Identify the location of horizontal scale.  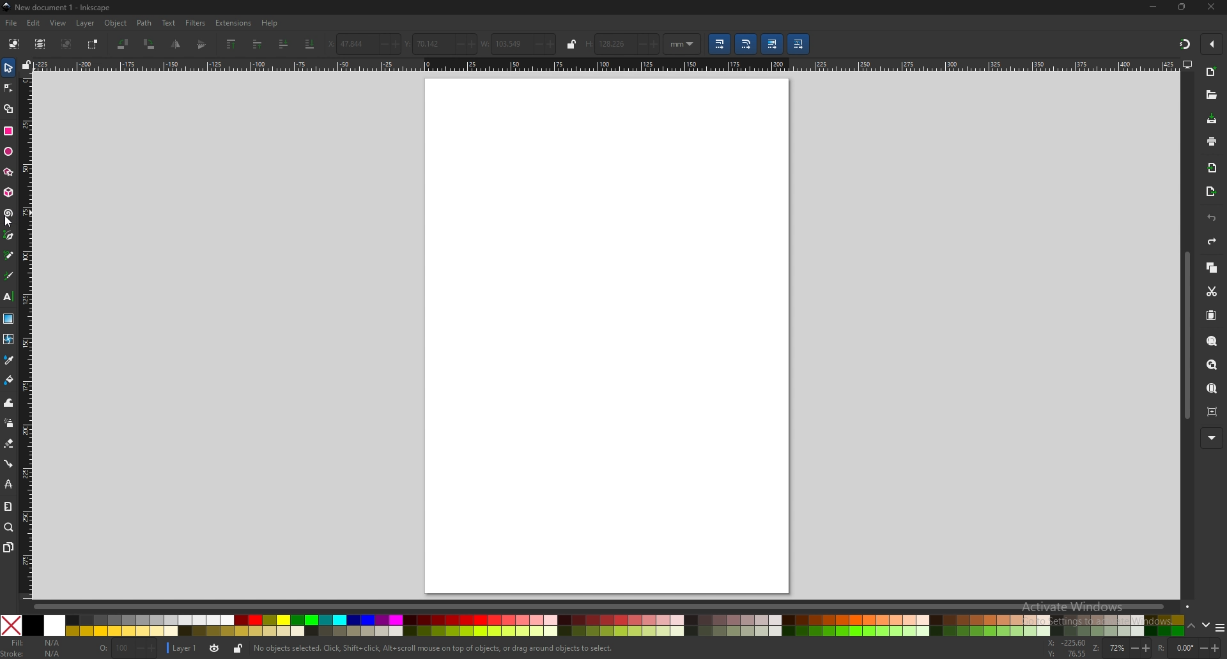
(604, 64).